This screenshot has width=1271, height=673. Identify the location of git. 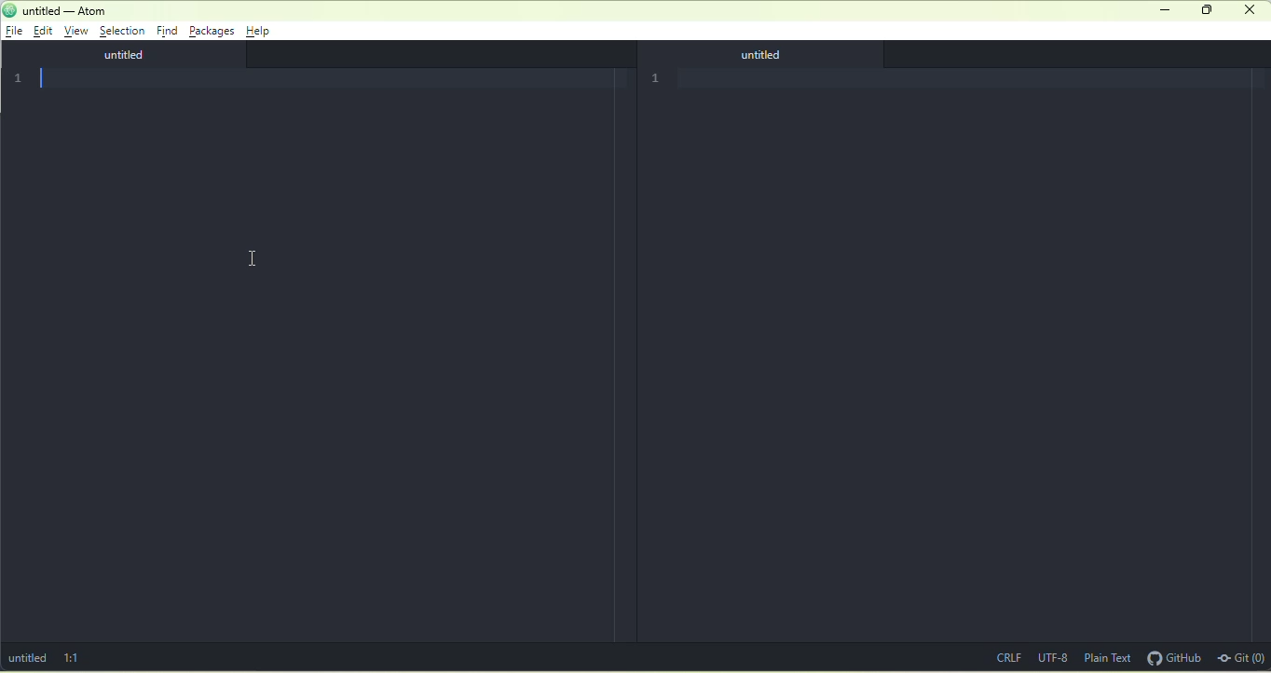
(1241, 657).